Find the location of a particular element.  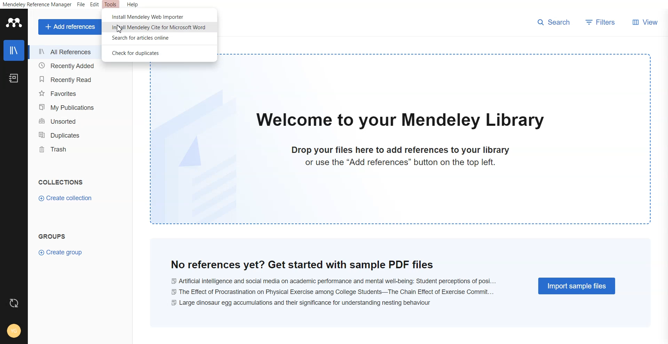

Account is located at coordinates (14, 331).